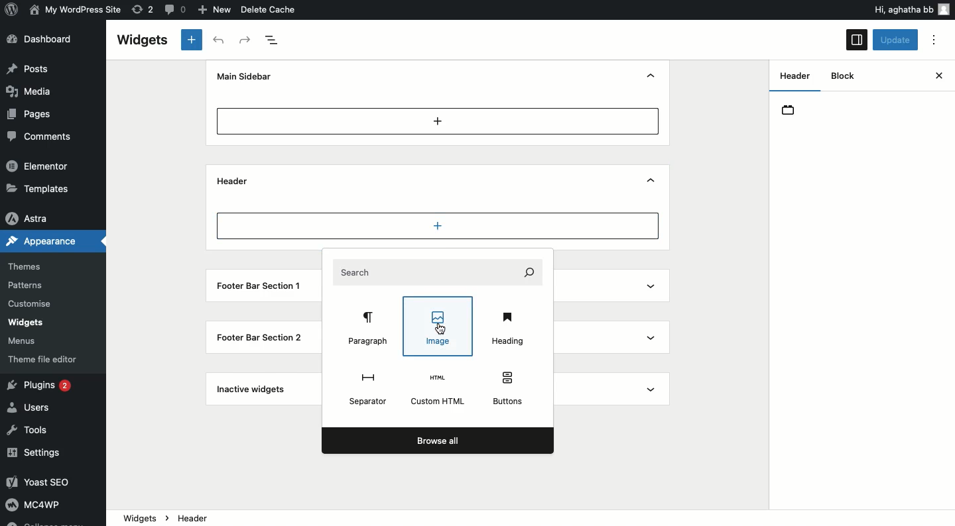 This screenshot has width=955, height=526. What do you see at coordinates (77, 9) in the screenshot?
I see `Name` at bounding box center [77, 9].